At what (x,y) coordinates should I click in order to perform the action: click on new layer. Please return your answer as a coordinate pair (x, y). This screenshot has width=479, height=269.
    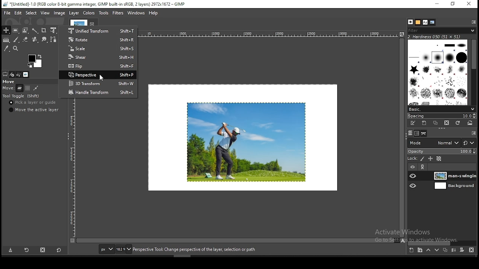
    Looking at the image, I should click on (411, 250).